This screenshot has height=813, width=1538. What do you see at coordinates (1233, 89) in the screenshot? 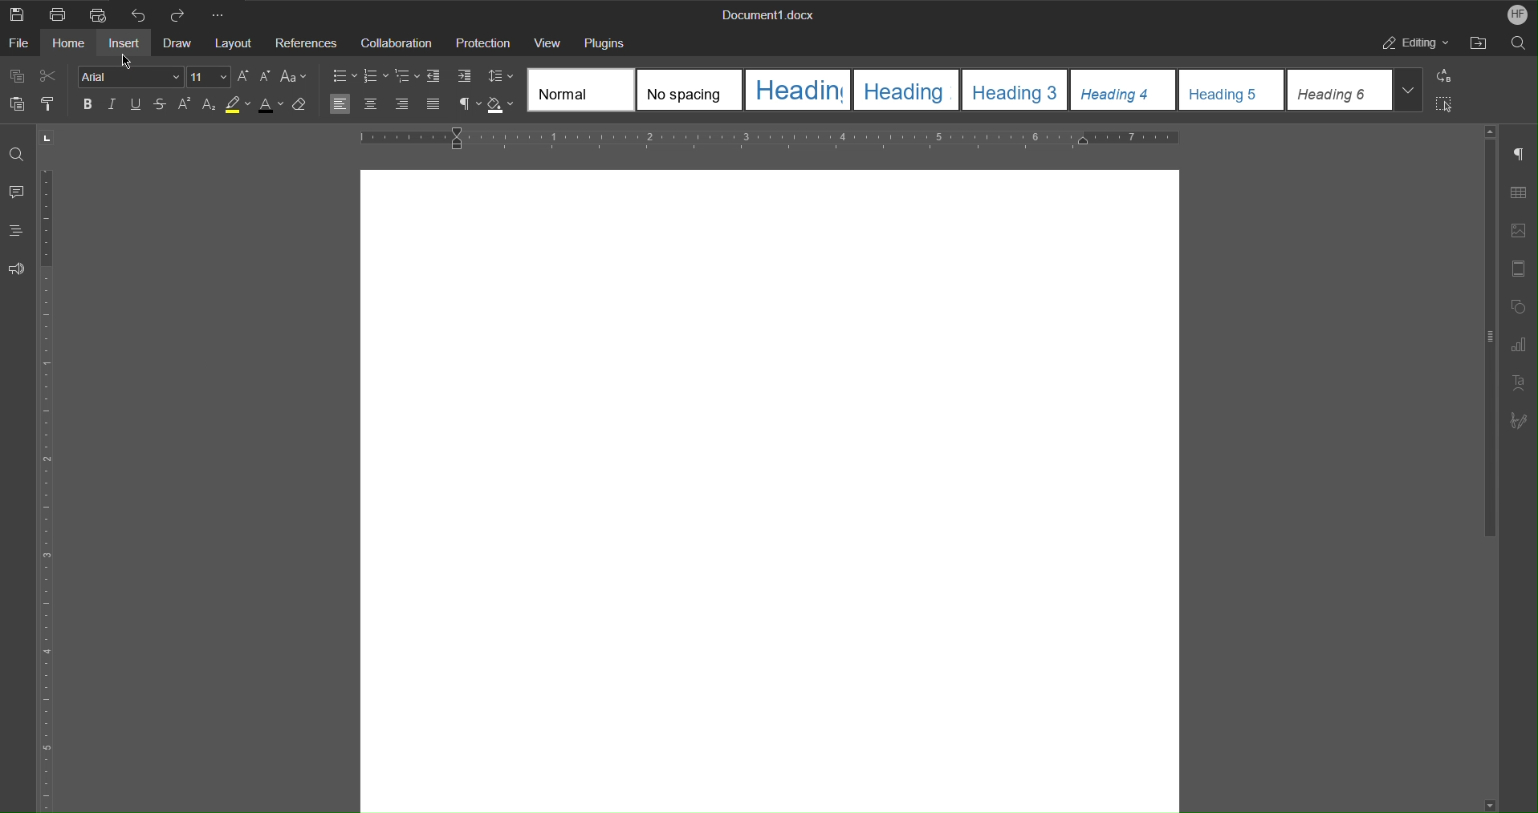
I see `Heading 5` at bounding box center [1233, 89].